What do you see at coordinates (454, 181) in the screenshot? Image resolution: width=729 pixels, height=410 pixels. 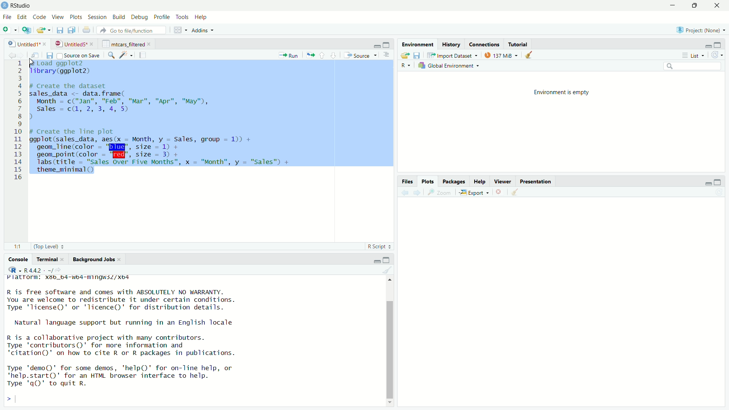 I see `Packages` at bounding box center [454, 181].